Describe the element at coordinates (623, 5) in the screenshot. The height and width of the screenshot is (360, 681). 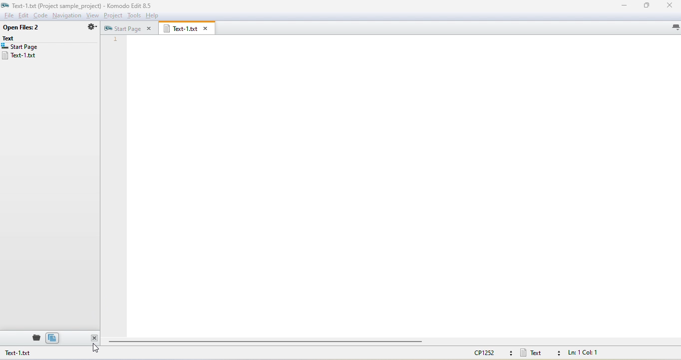
I see `minimize` at that location.